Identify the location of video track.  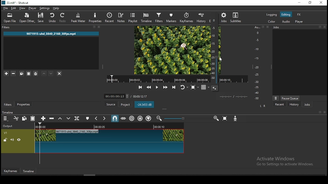
(109, 142).